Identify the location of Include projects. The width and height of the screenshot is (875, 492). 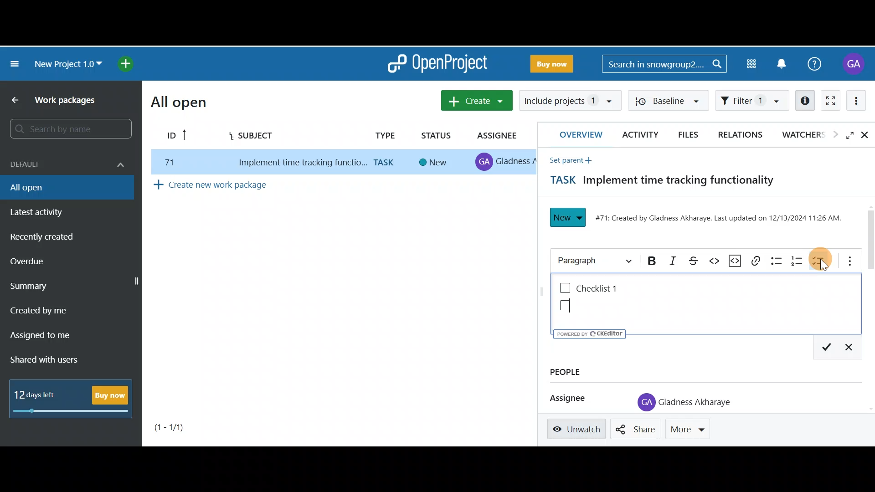
(569, 100).